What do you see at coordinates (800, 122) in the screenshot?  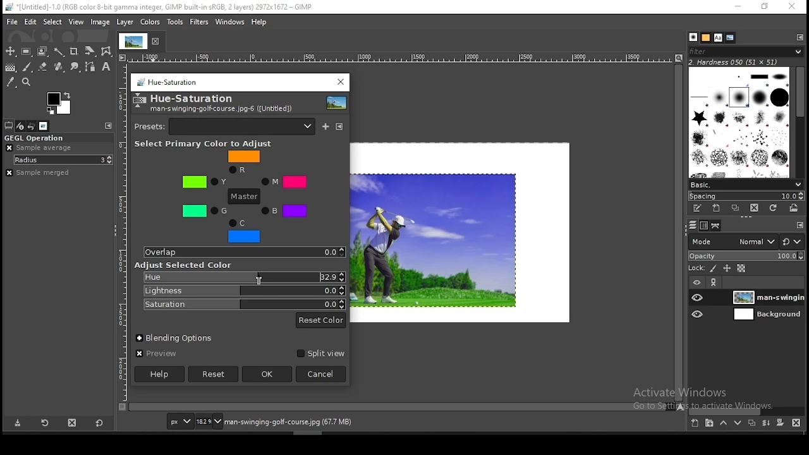 I see `scroll bar` at bounding box center [800, 122].